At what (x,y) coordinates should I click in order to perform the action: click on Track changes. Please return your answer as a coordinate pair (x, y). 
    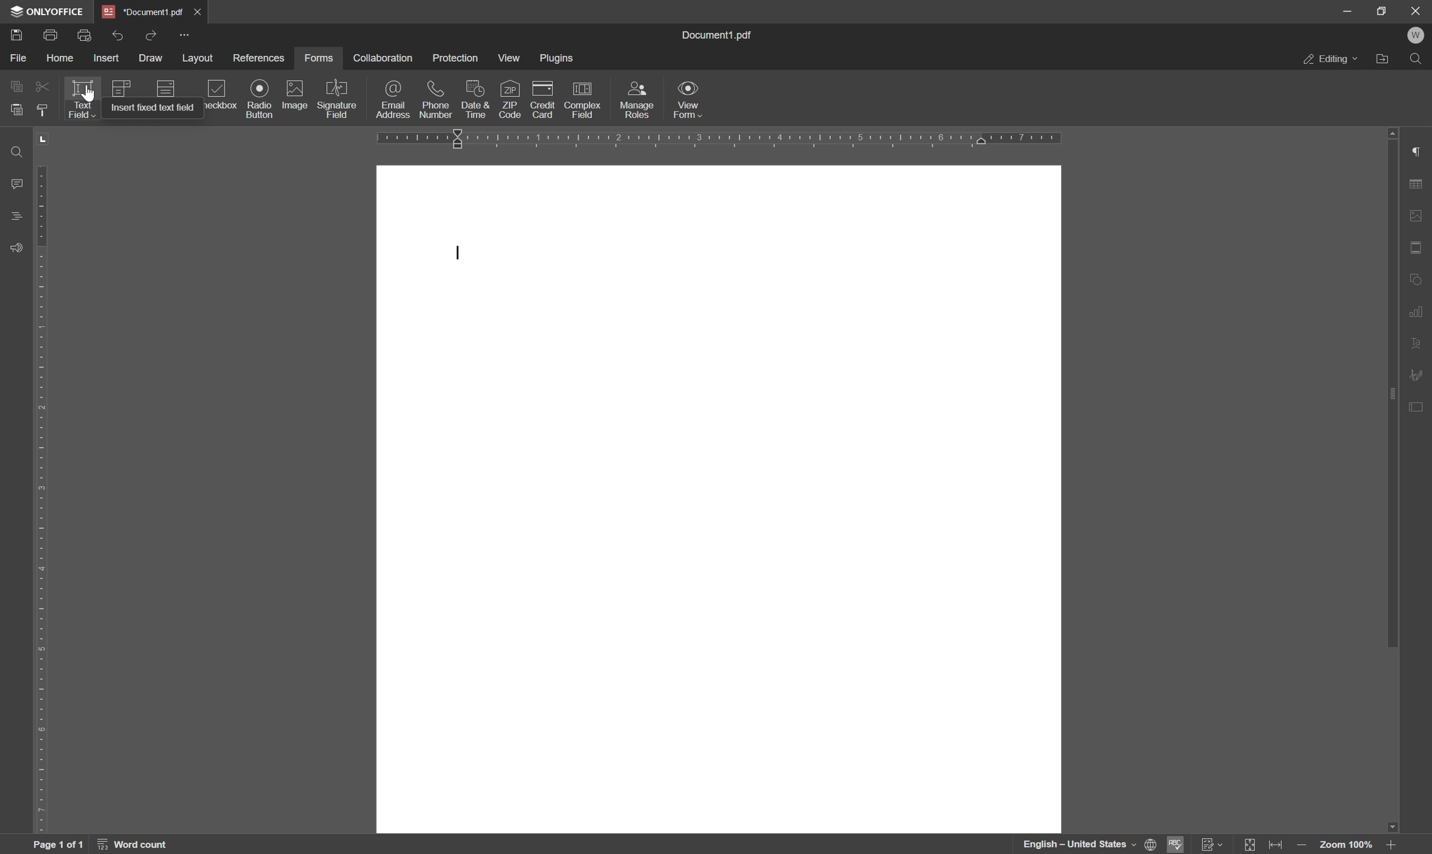
    Looking at the image, I should click on (1213, 845).